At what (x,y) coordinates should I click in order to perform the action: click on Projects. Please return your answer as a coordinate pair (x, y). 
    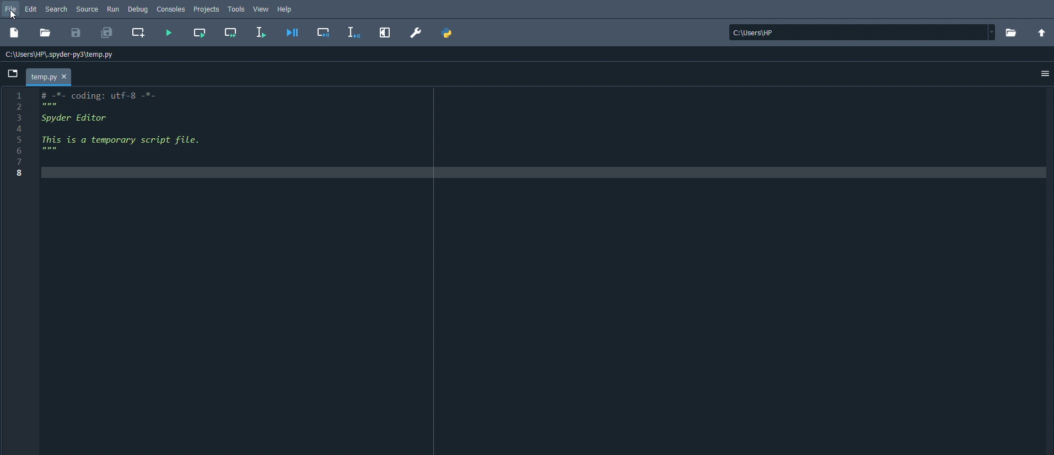
    Looking at the image, I should click on (207, 9).